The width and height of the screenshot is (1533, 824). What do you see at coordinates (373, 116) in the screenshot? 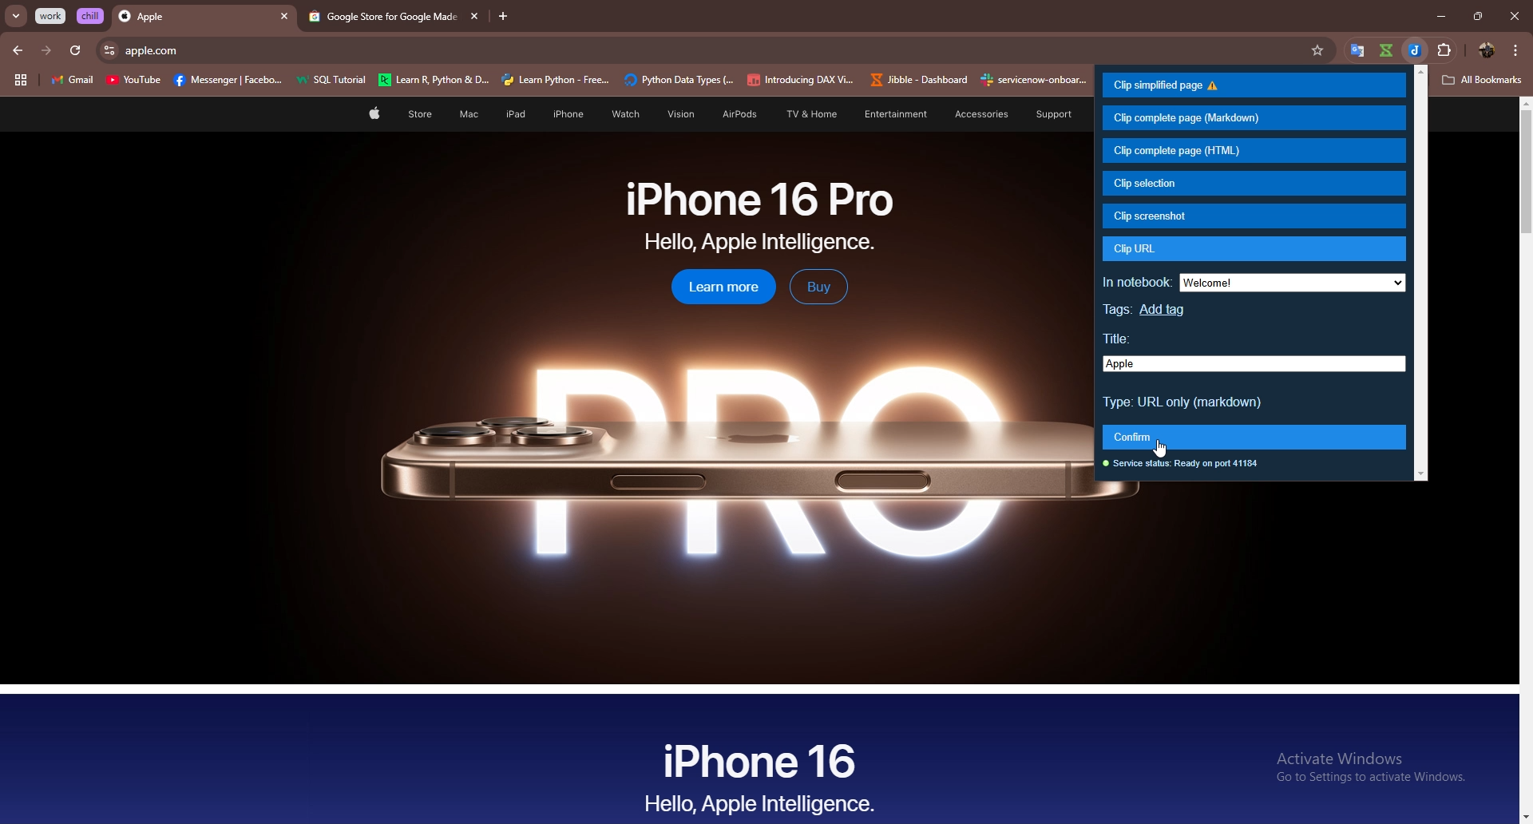
I see `Apple page` at bounding box center [373, 116].